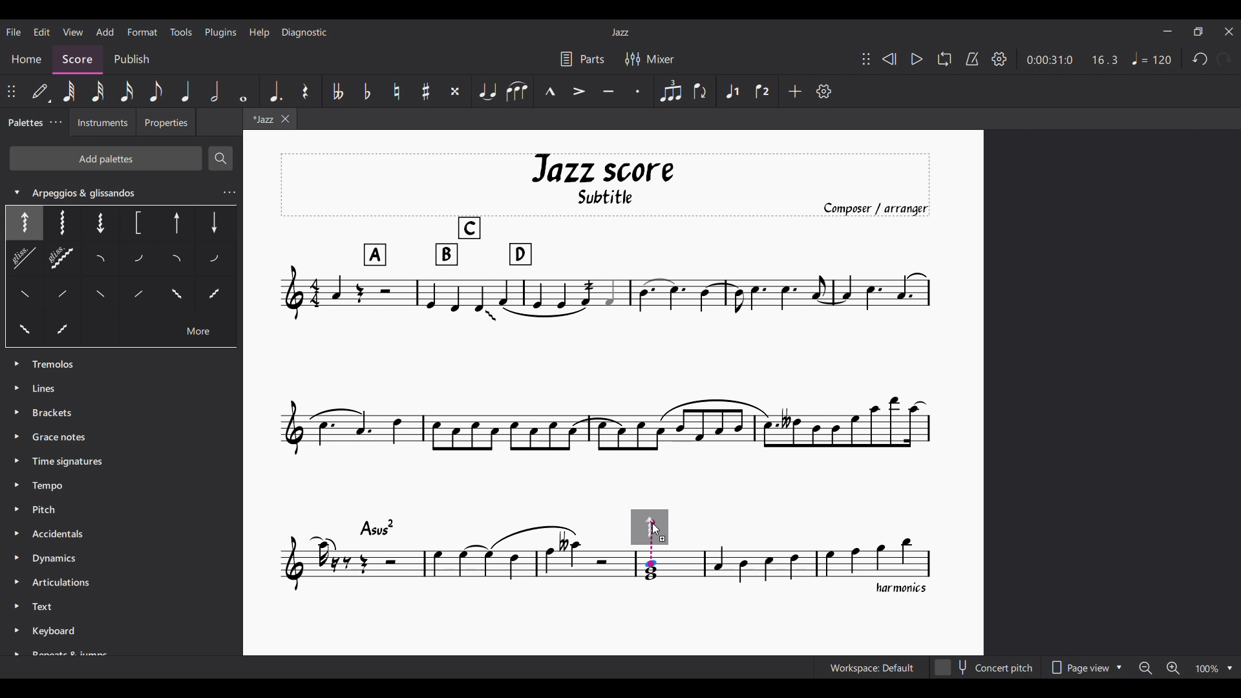  Describe the element at coordinates (75, 58) in the screenshot. I see `Score, current section highlighted` at that location.